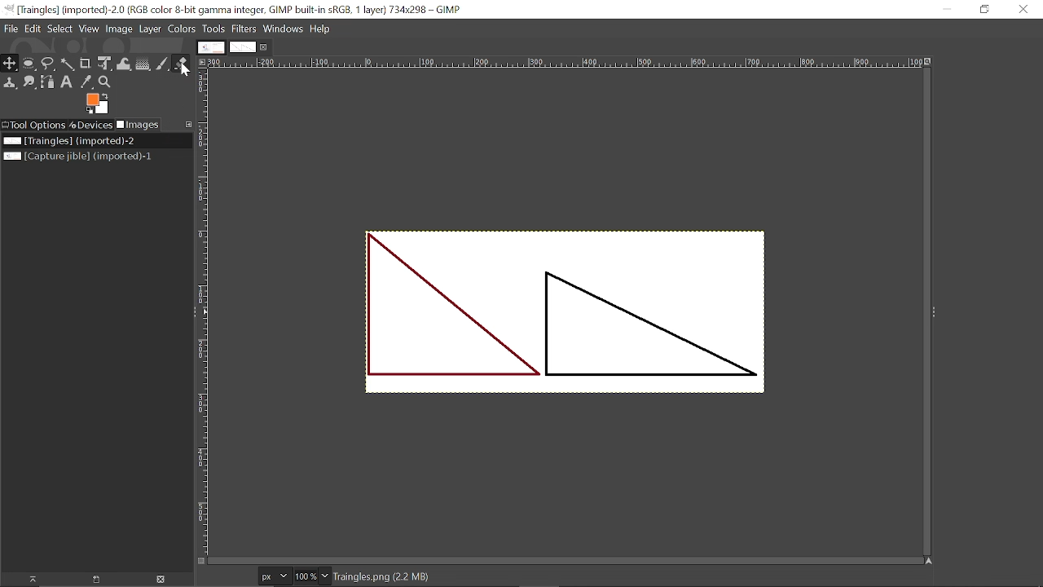 The image size is (1043, 587). What do you see at coordinates (266, 47) in the screenshot?
I see `Close current tab` at bounding box center [266, 47].